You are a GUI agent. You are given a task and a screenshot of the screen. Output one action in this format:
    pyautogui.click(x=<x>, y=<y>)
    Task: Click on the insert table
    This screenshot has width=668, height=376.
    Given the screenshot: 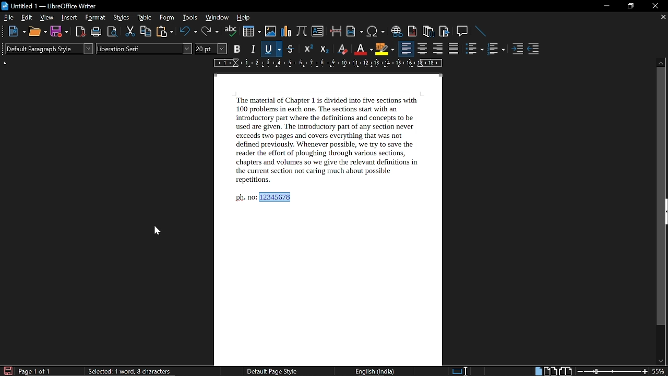 What is the action you would take?
    pyautogui.click(x=251, y=31)
    